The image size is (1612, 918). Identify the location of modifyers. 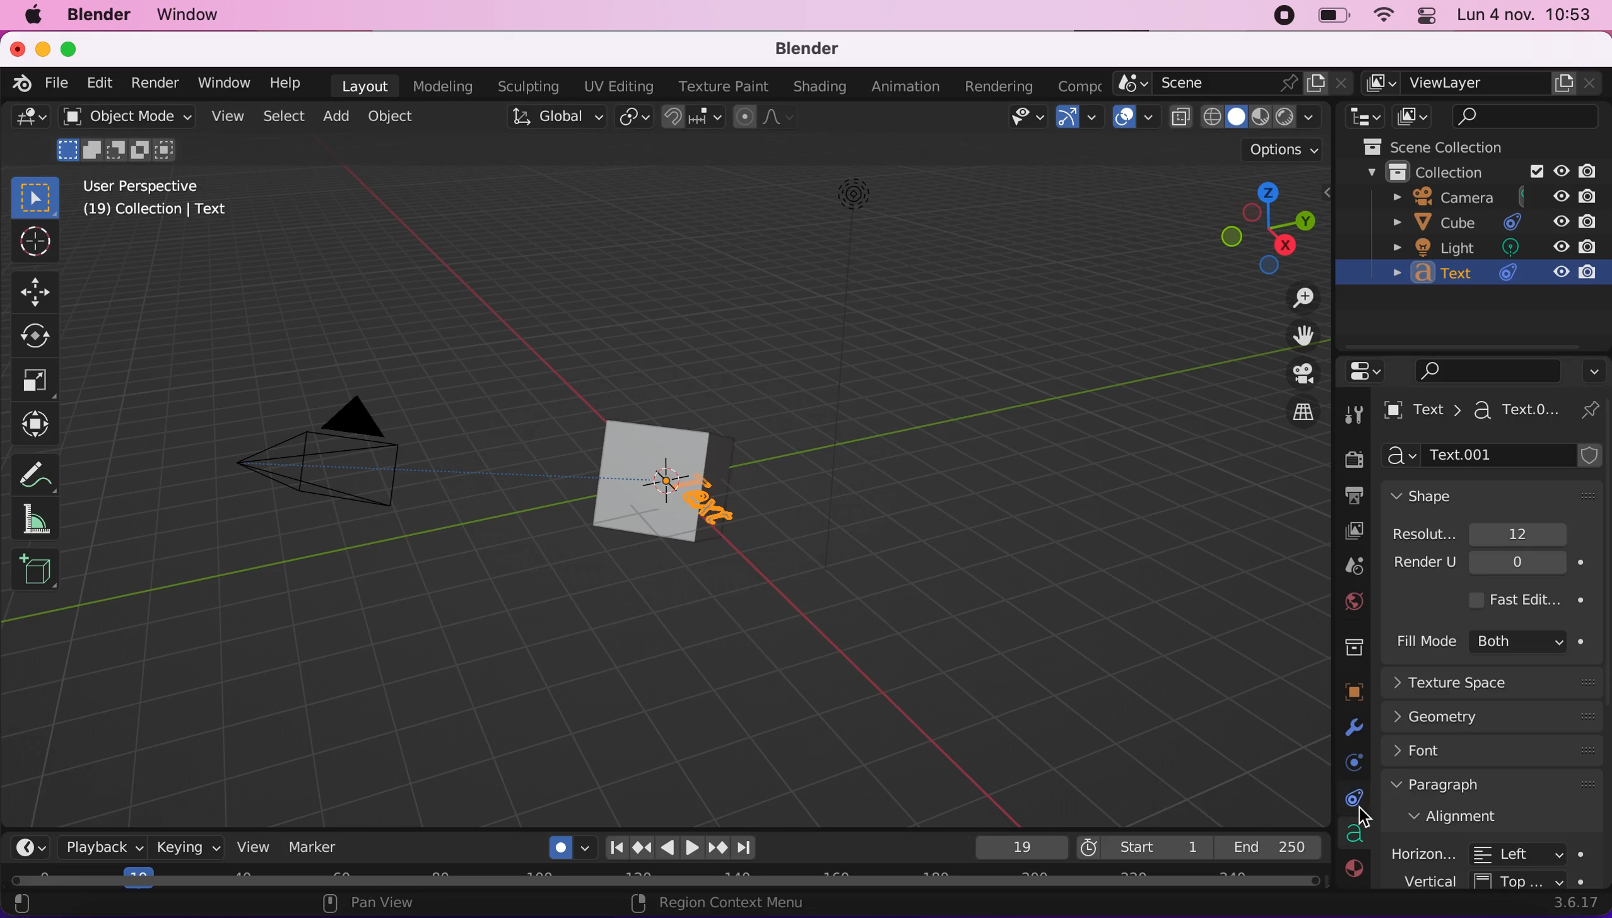
(1355, 728).